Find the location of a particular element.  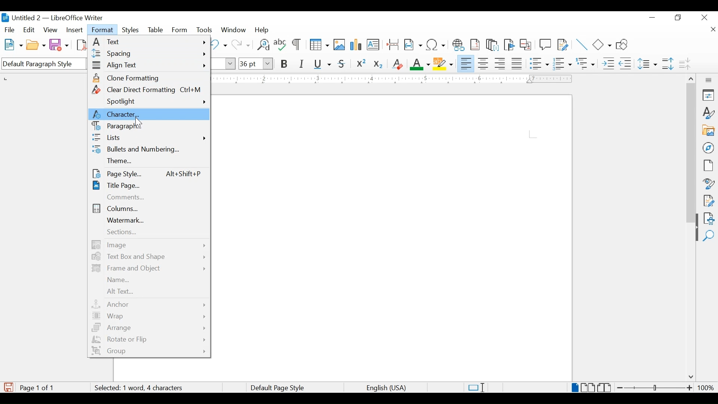

align left is located at coordinates (466, 63).